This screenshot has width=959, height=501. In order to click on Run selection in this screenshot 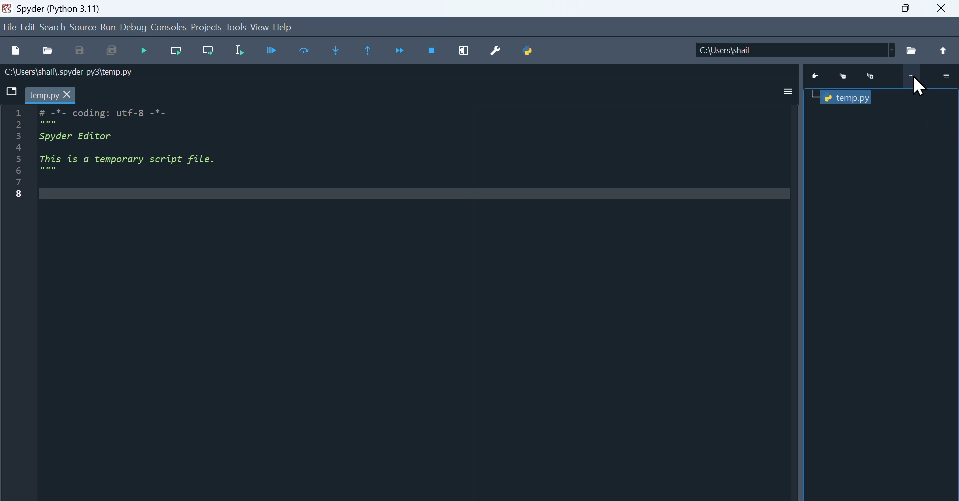, I will do `click(238, 52)`.